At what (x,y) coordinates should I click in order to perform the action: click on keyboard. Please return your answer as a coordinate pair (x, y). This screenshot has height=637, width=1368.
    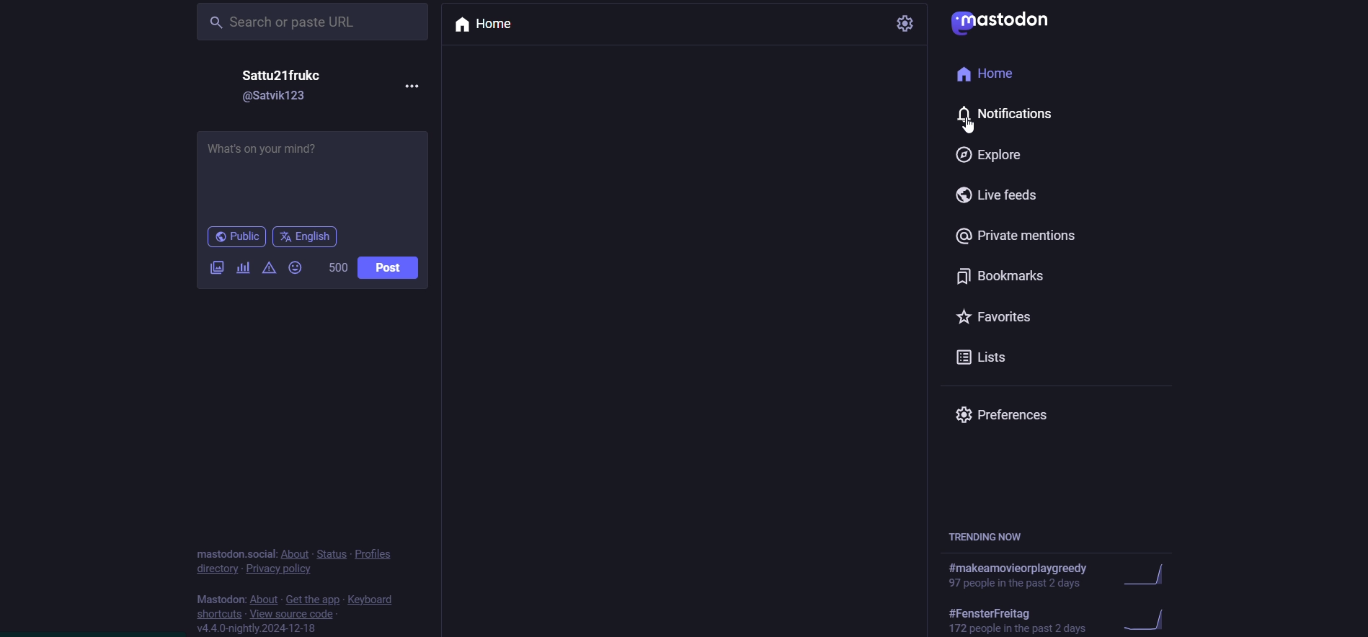
    Looking at the image, I should click on (372, 599).